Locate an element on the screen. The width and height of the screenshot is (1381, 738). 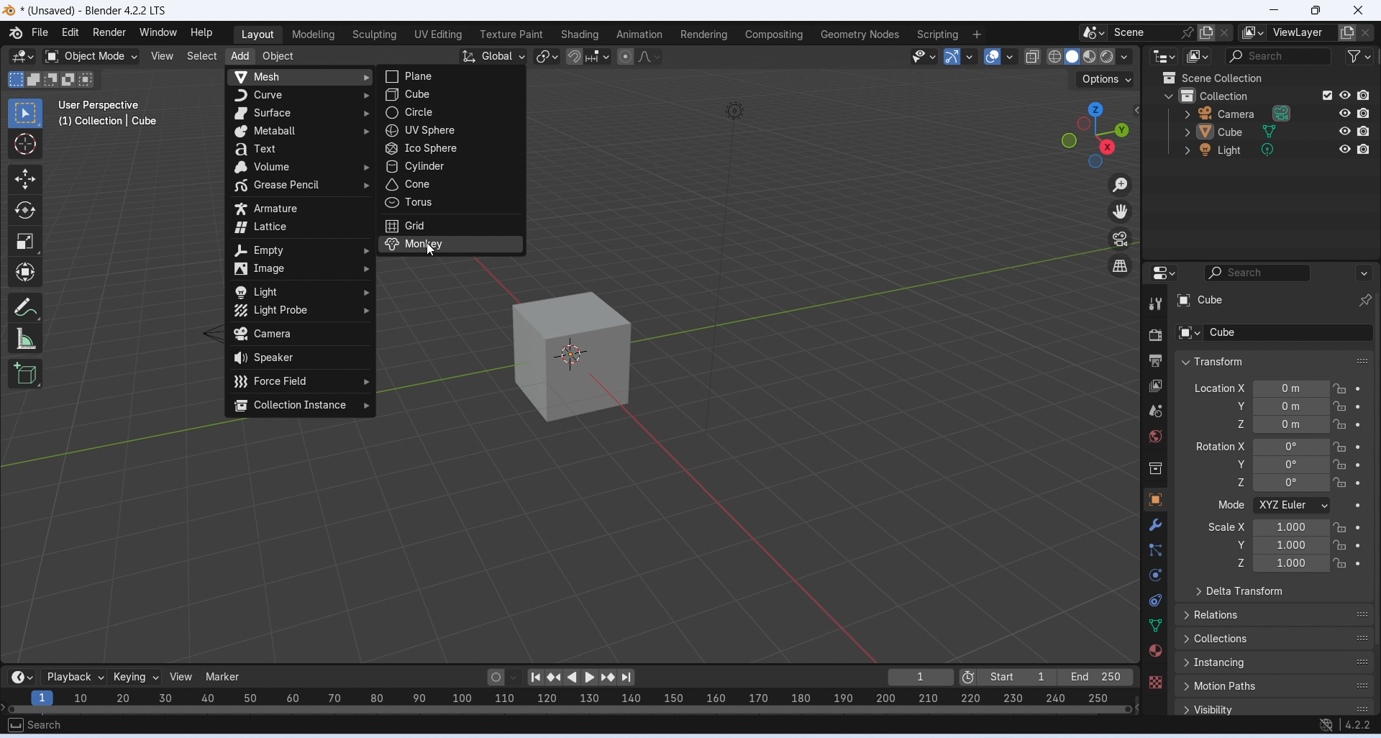
render is located at coordinates (1155, 337).